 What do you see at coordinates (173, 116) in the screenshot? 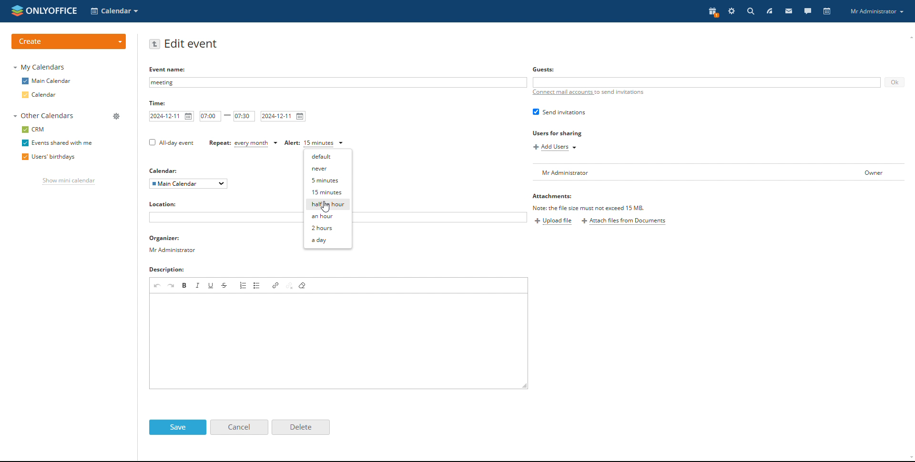
I see `start date` at bounding box center [173, 116].